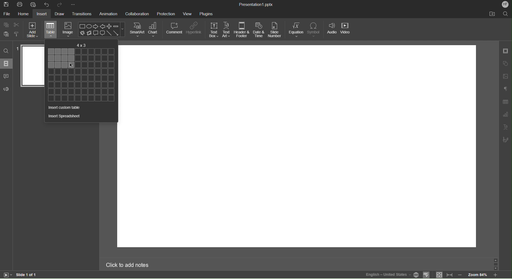 The width and height of the screenshot is (512, 279). What do you see at coordinates (6, 90) in the screenshot?
I see `Comments and Feedback` at bounding box center [6, 90].